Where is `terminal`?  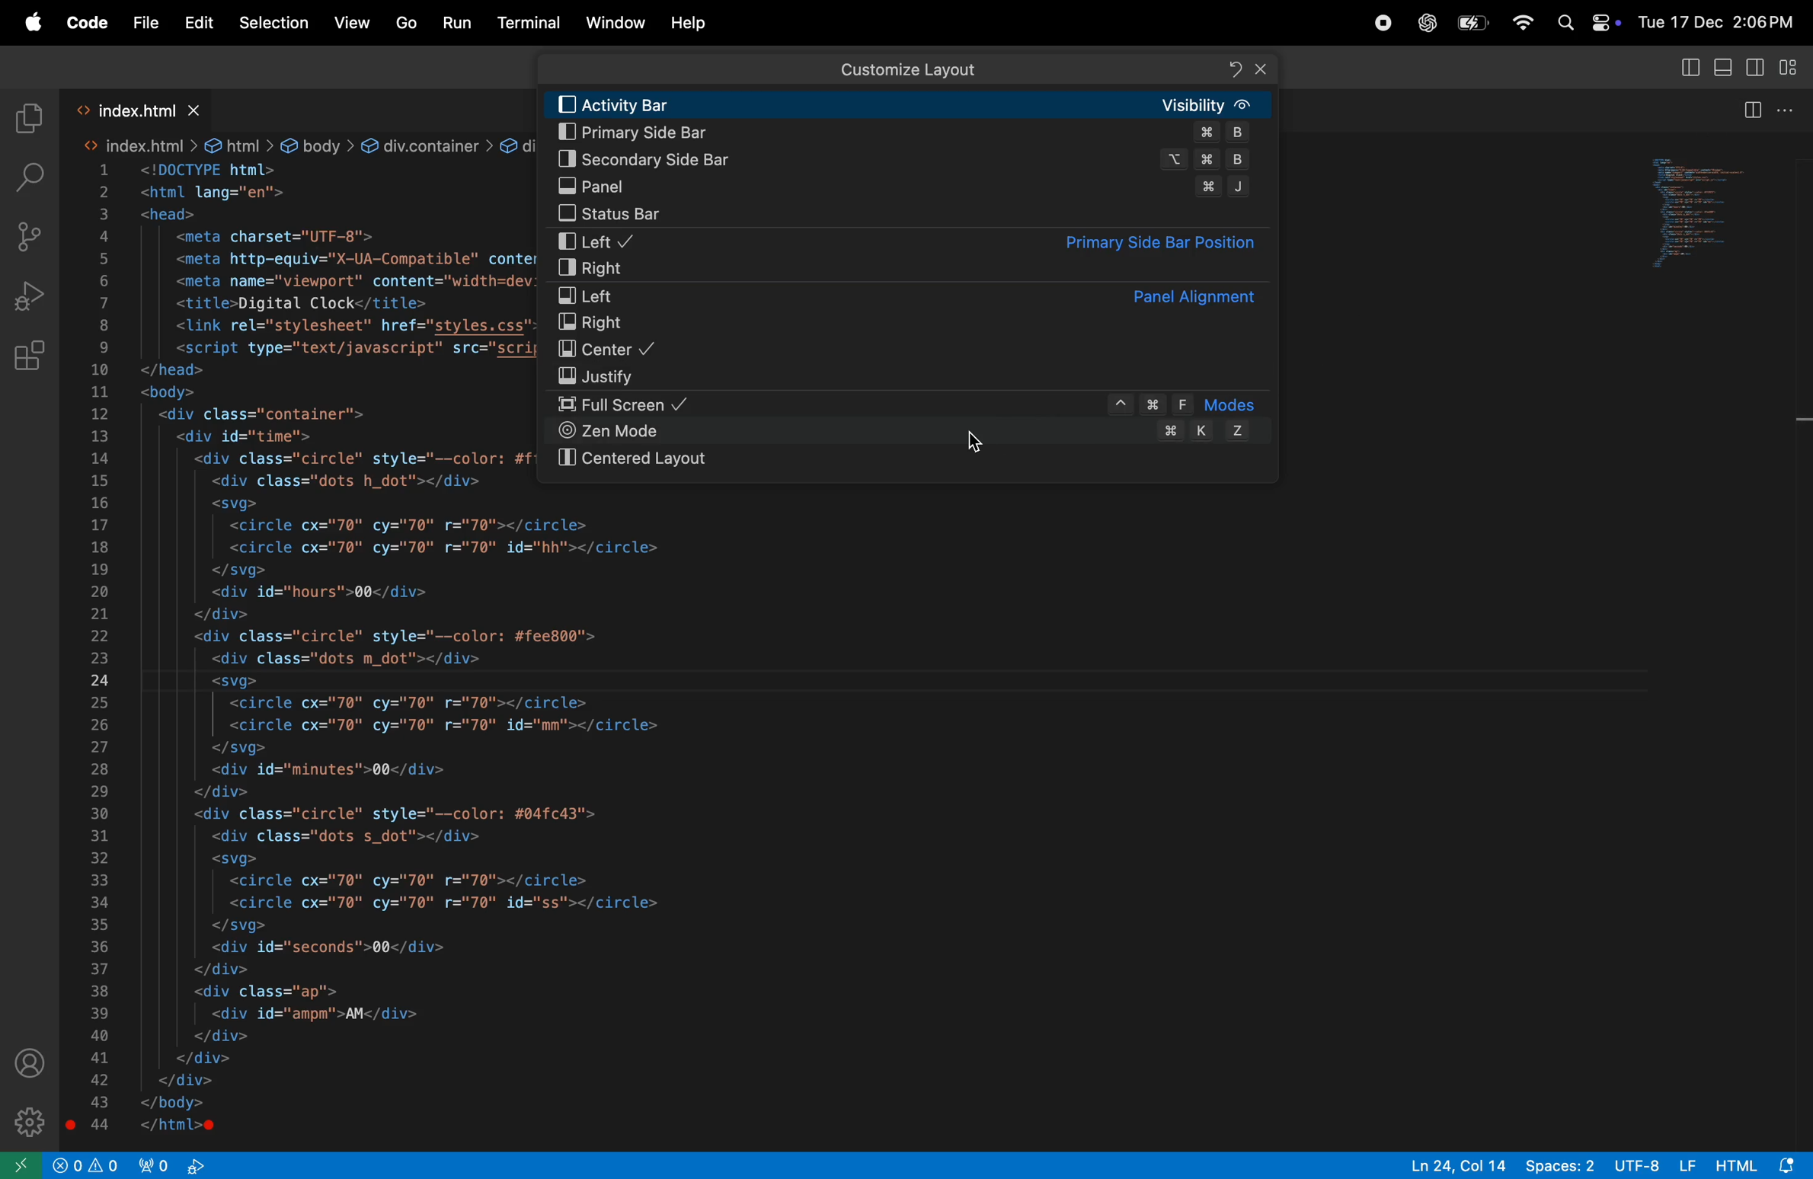
terminal is located at coordinates (532, 21).